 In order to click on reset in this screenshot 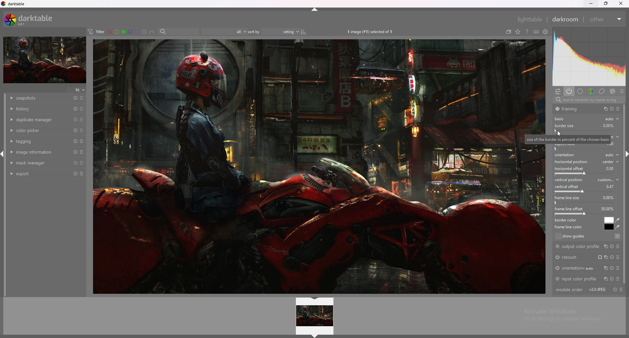, I will do `click(76, 152)`.